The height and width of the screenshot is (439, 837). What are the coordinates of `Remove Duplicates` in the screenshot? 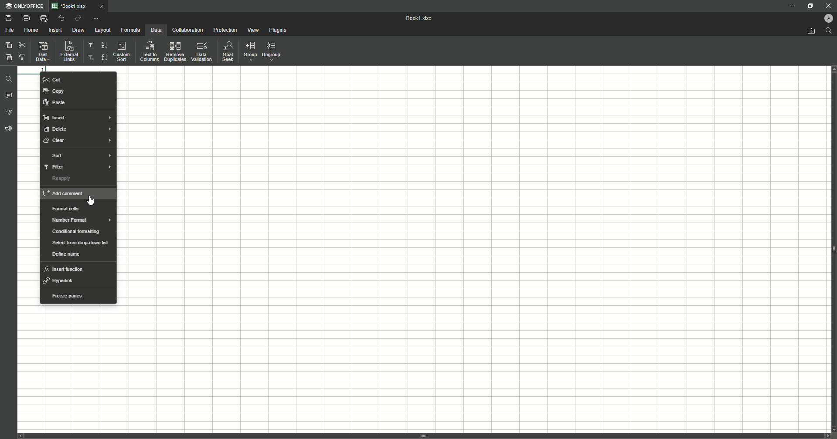 It's located at (175, 51).